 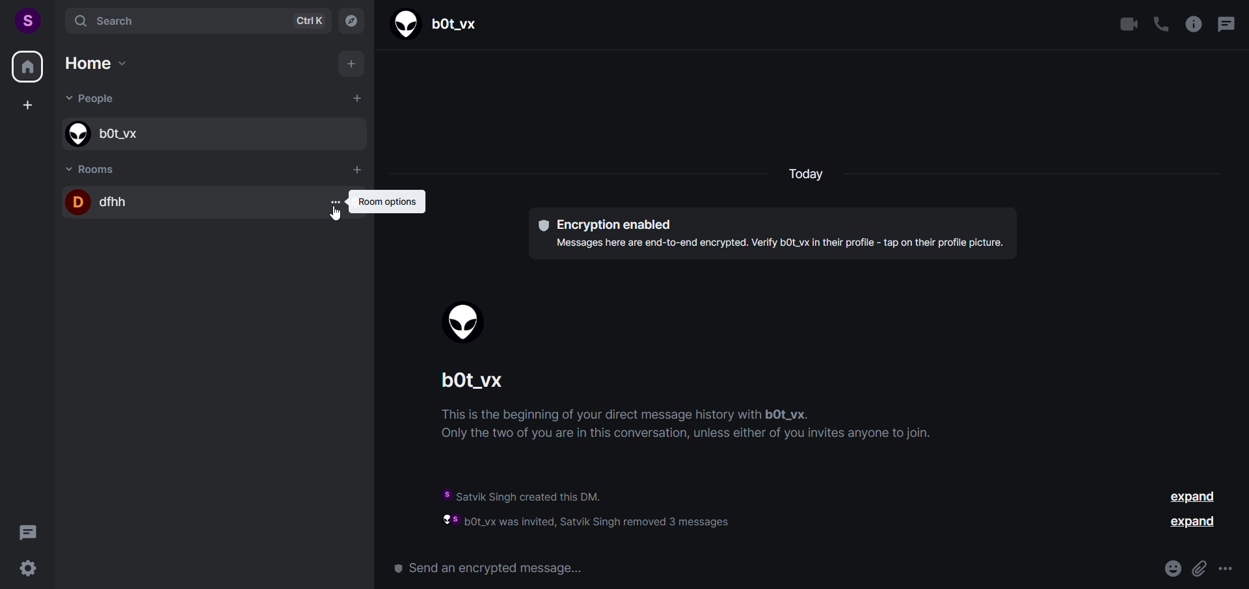 I want to click on room, so click(x=95, y=167).